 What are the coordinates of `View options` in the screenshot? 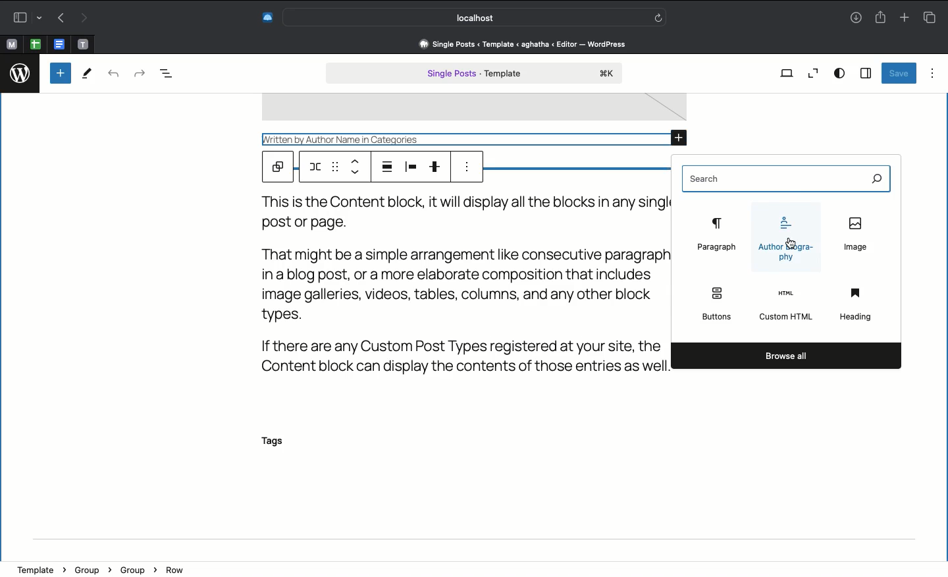 It's located at (839, 72).